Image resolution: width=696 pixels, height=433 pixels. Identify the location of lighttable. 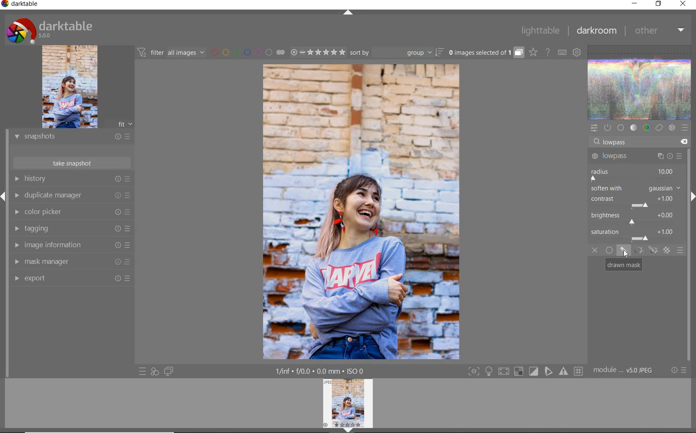
(539, 32).